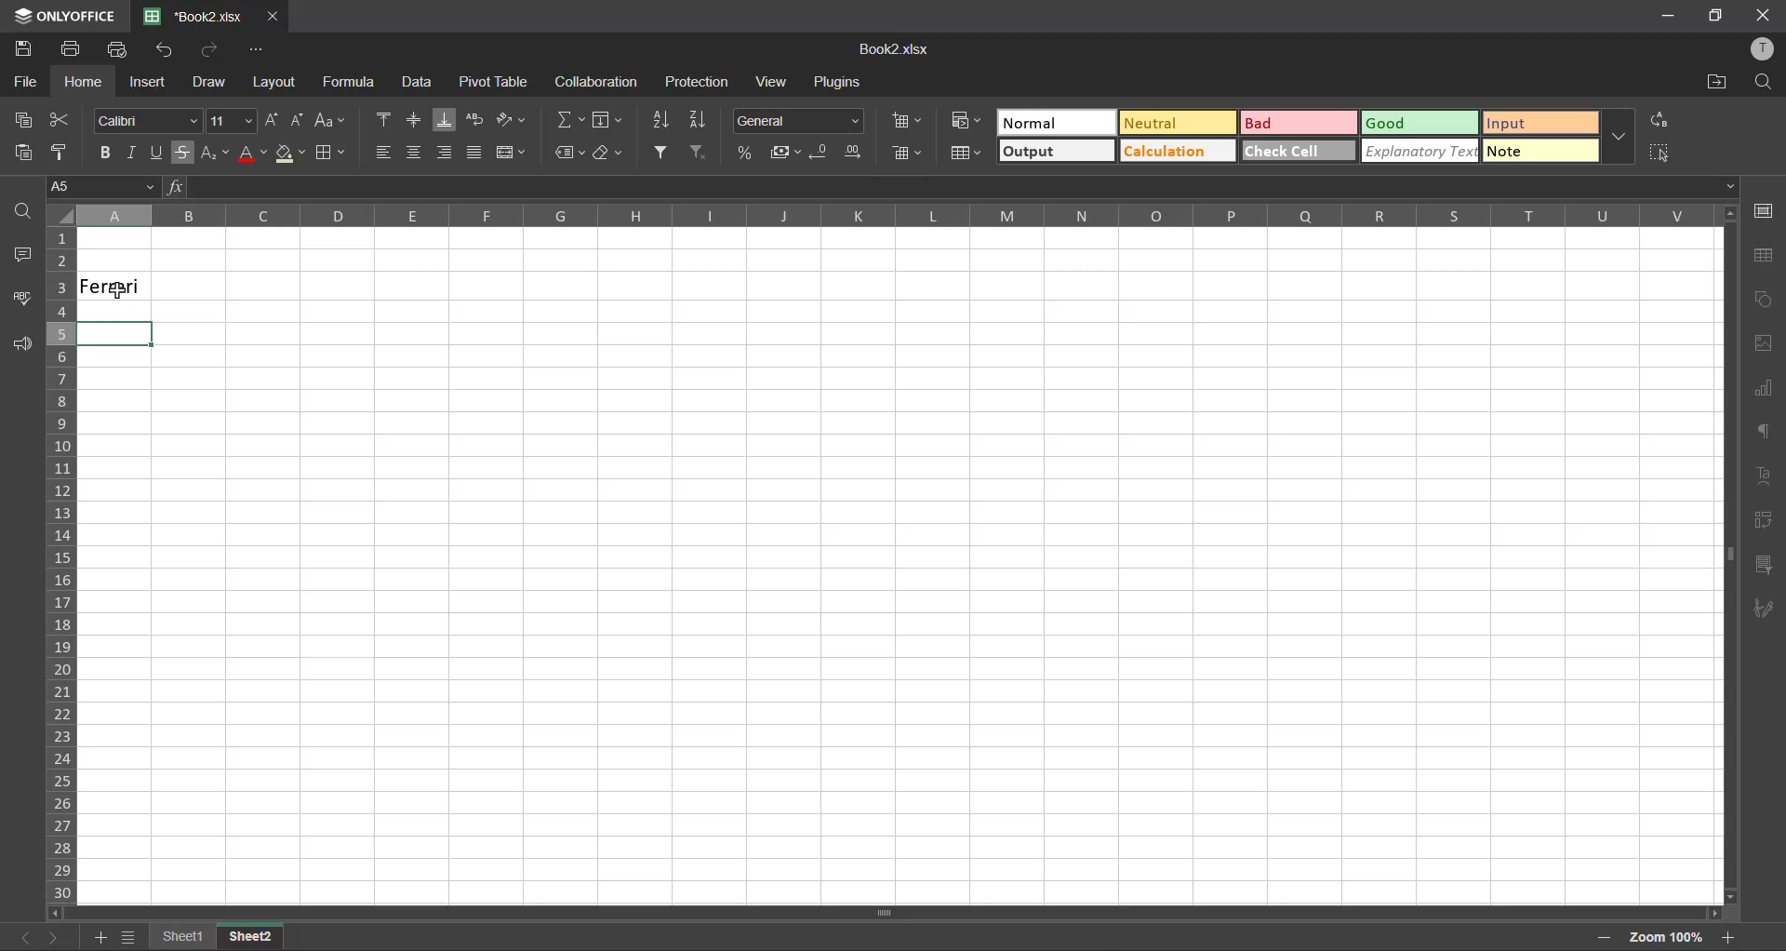  I want to click on underline, so click(160, 154).